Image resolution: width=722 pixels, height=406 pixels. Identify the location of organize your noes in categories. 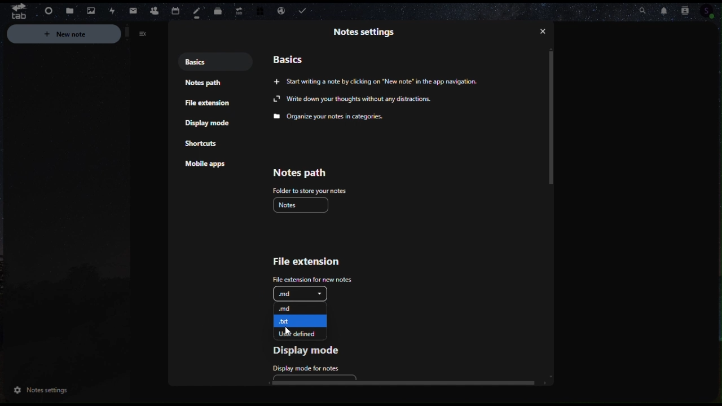
(332, 117).